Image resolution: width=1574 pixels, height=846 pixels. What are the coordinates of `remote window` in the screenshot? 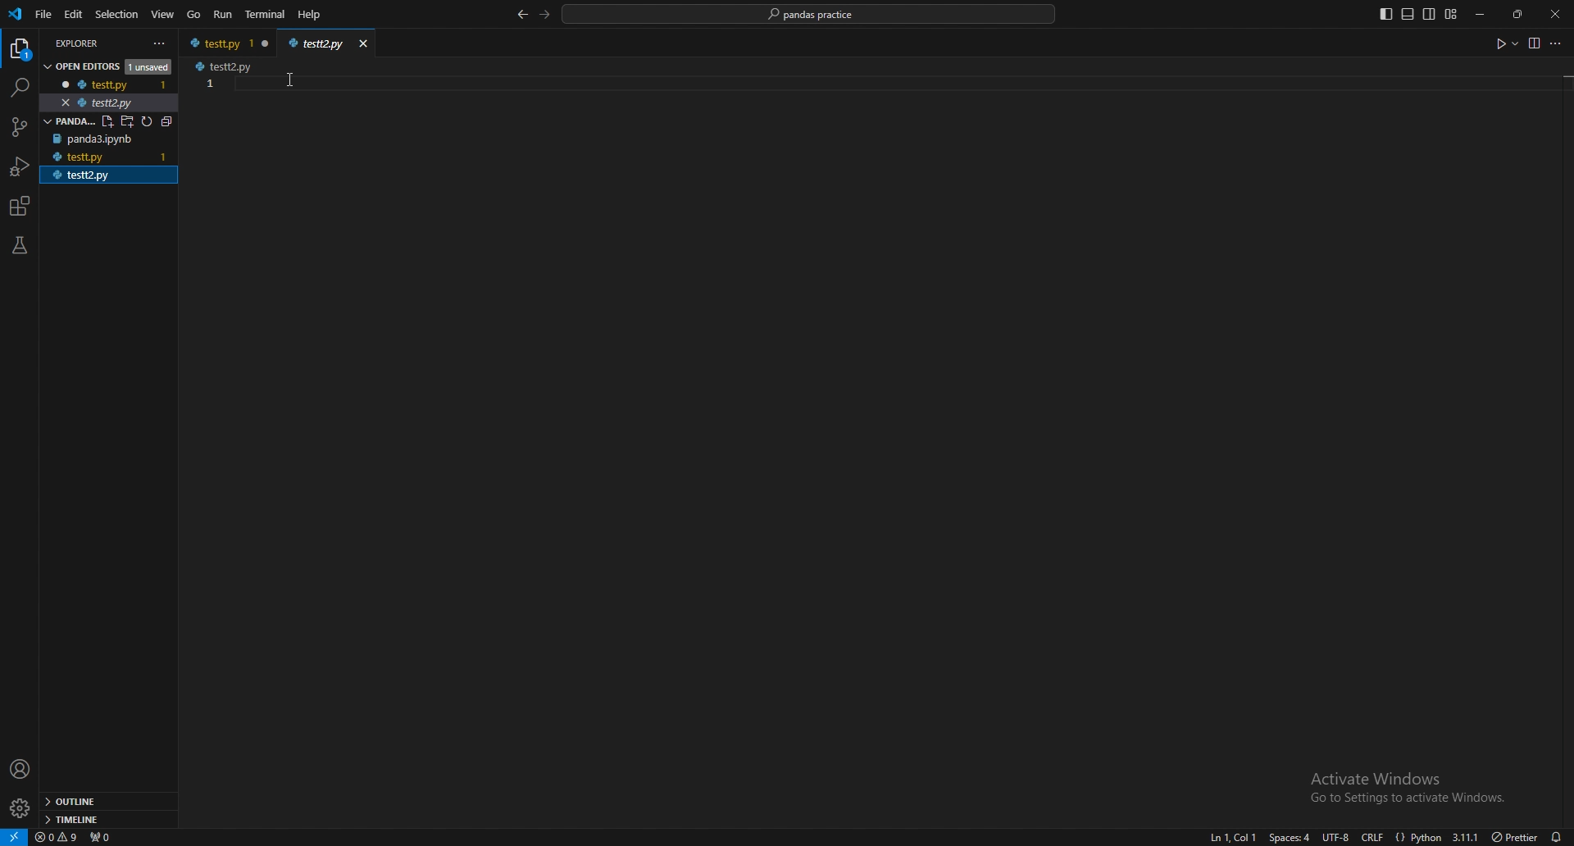 It's located at (14, 836).